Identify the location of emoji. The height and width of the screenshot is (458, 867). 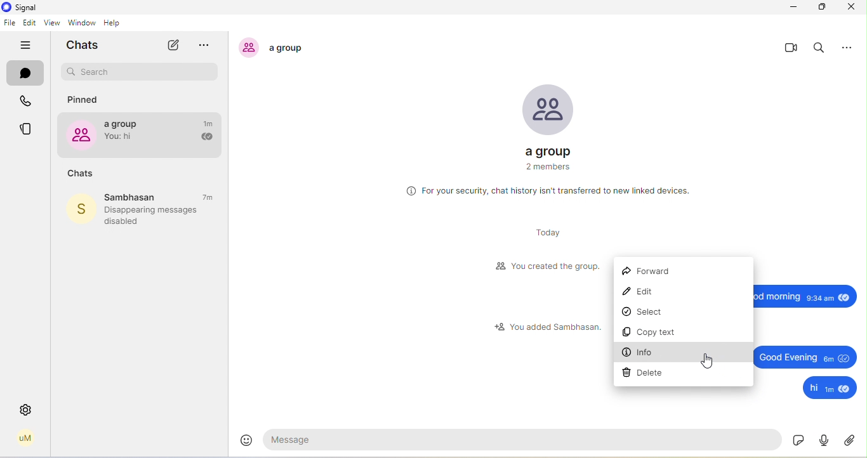
(247, 438).